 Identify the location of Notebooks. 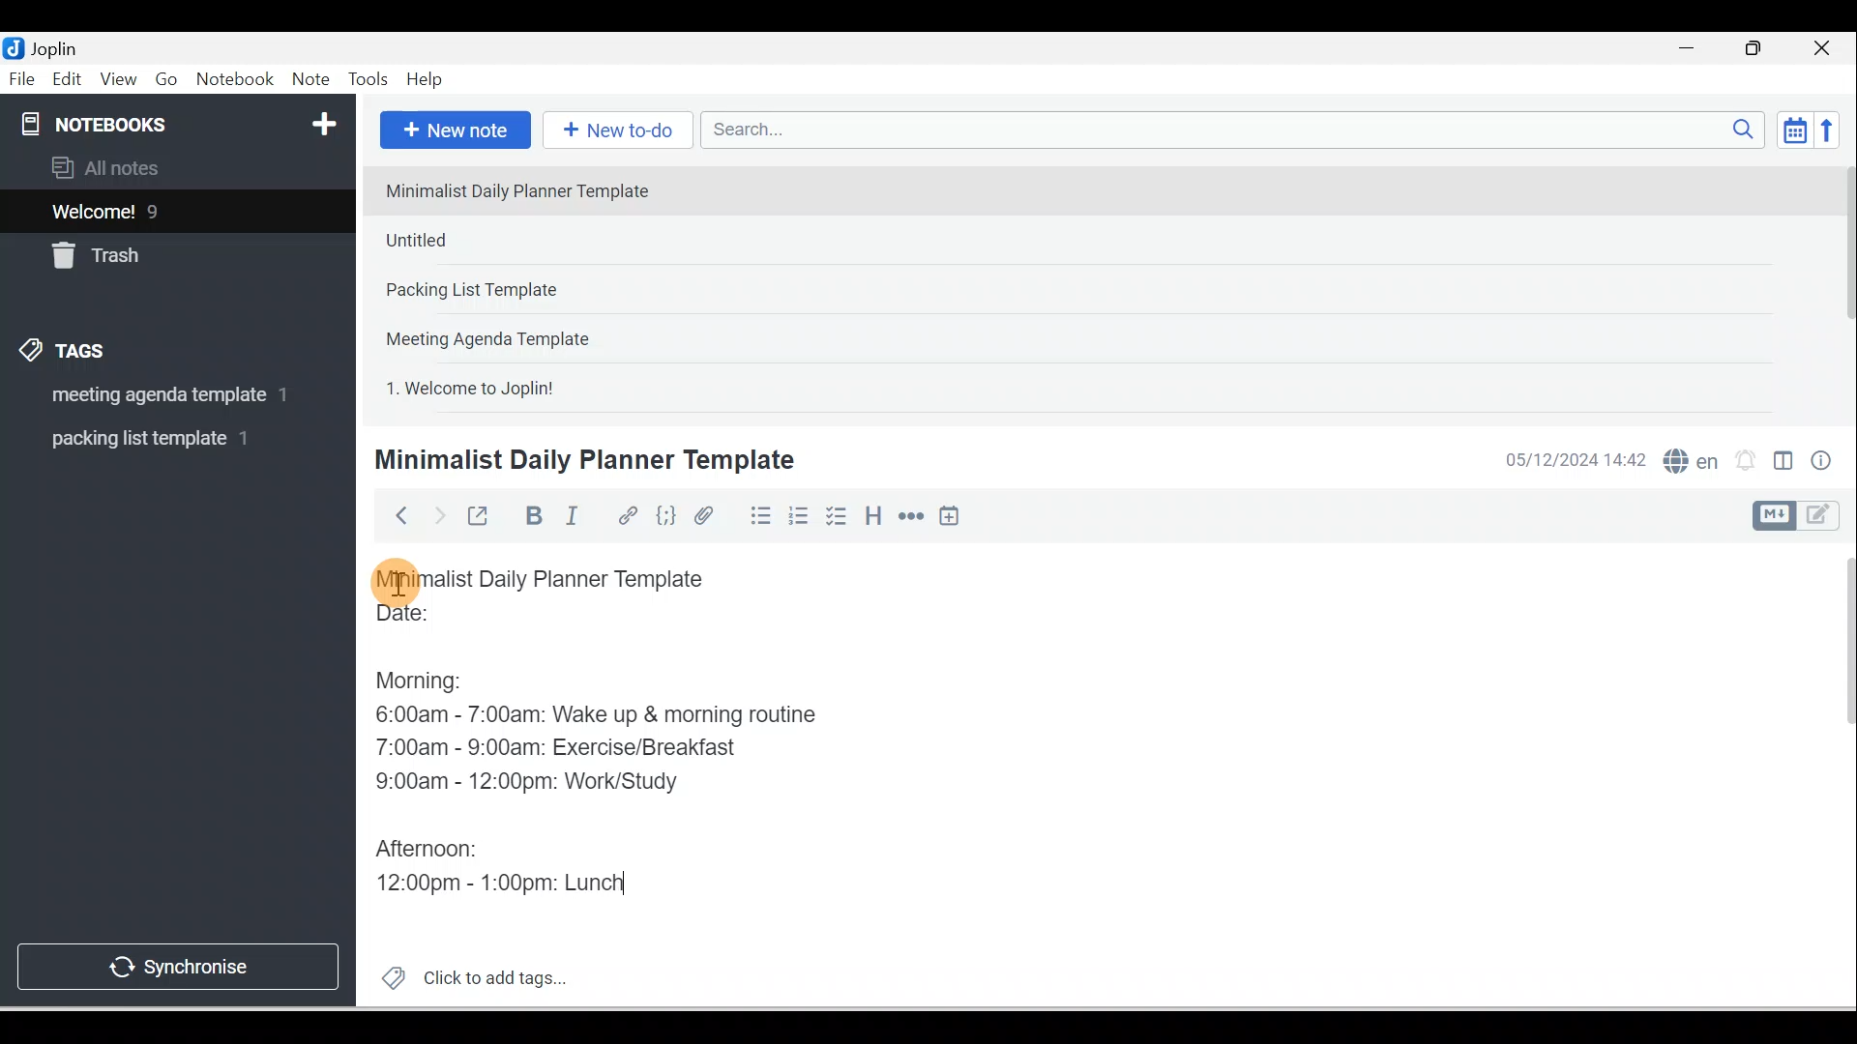
(182, 120).